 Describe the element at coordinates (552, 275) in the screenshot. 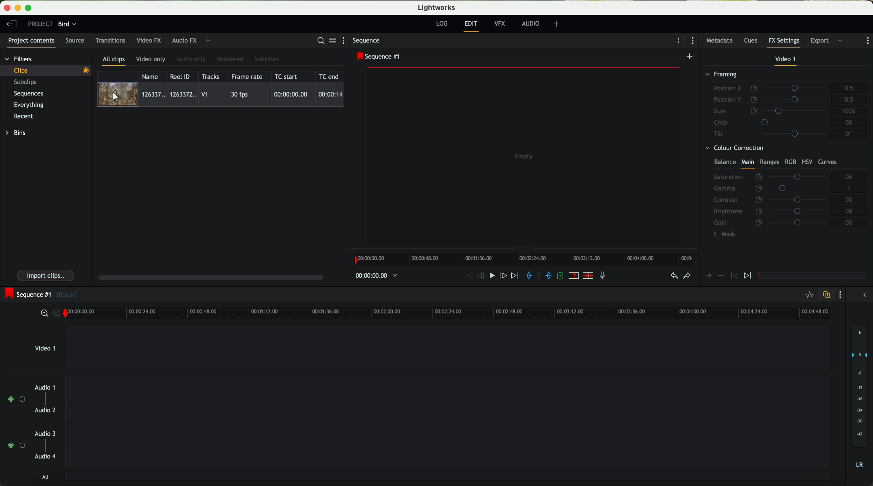

I see `add 'out' mark` at that location.